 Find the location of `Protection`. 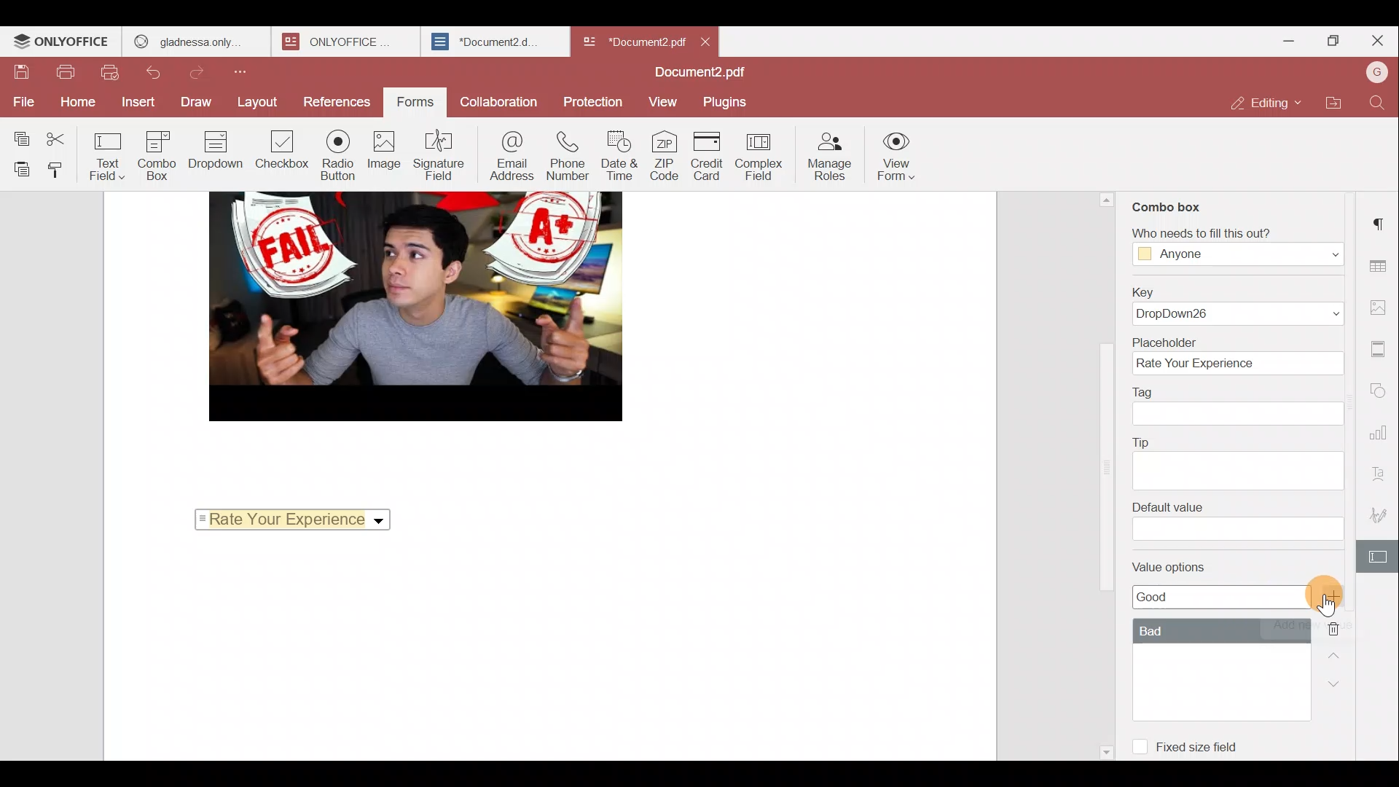

Protection is located at coordinates (592, 99).